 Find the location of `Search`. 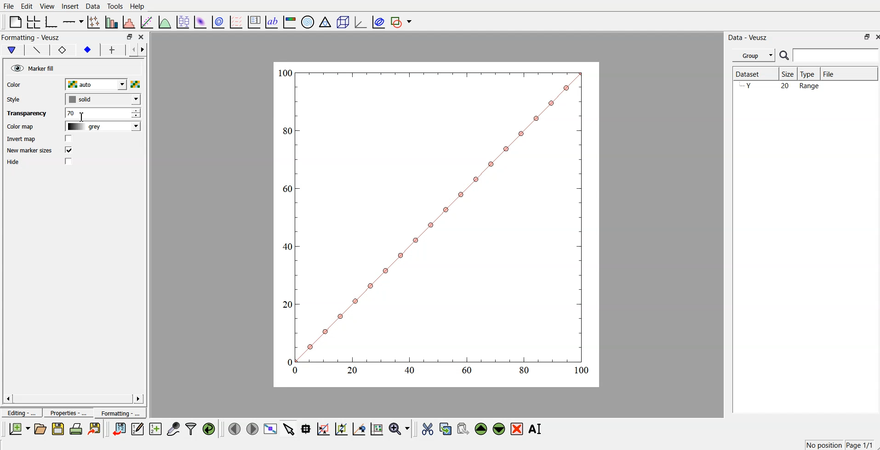

Search is located at coordinates (829, 56).